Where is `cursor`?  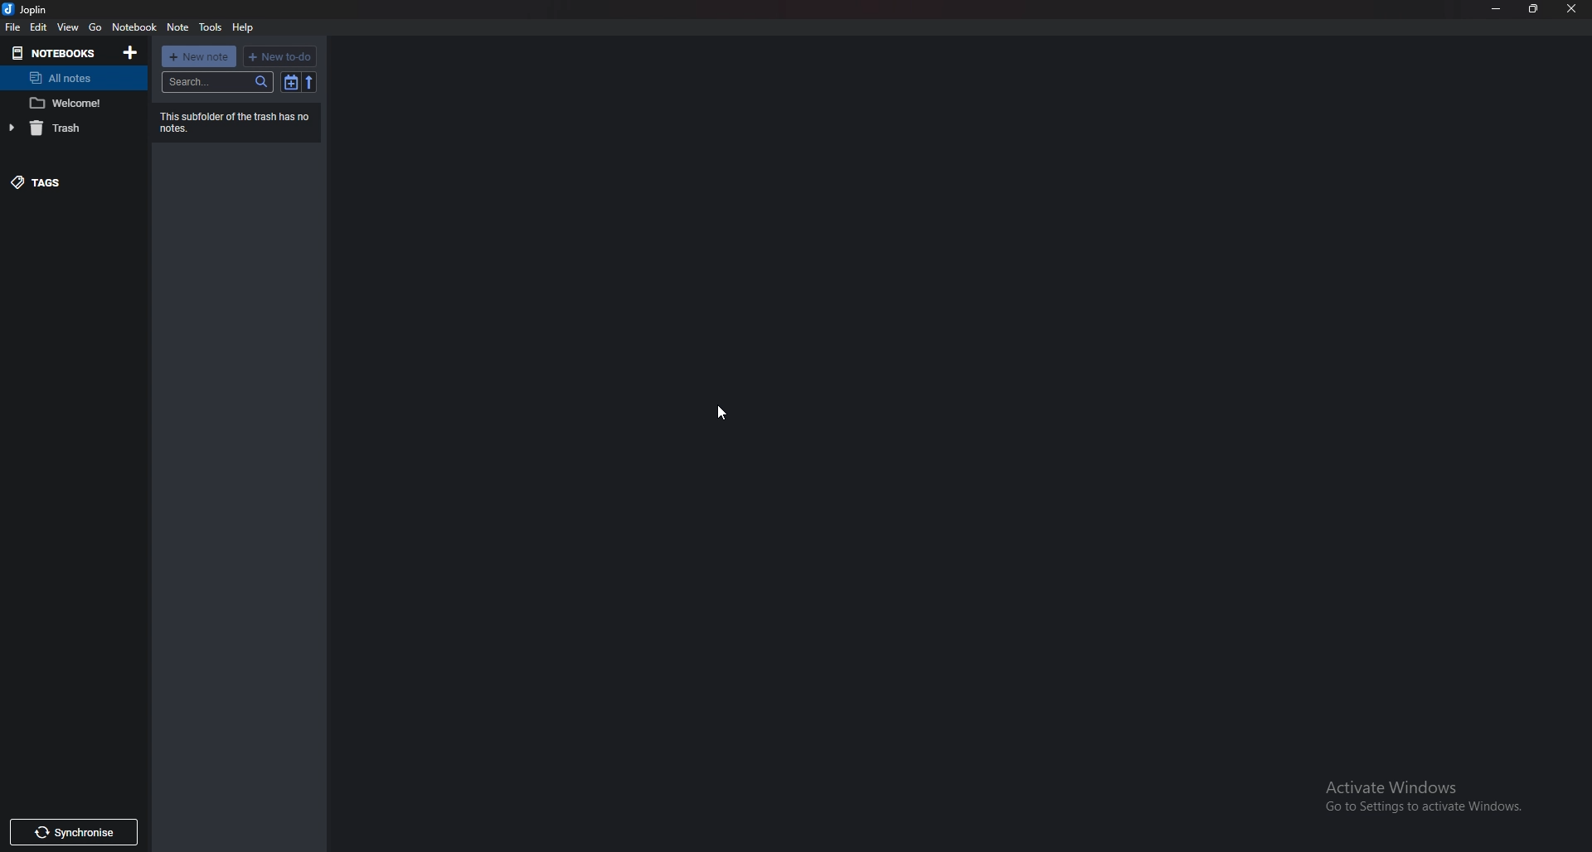
cursor is located at coordinates (724, 413).